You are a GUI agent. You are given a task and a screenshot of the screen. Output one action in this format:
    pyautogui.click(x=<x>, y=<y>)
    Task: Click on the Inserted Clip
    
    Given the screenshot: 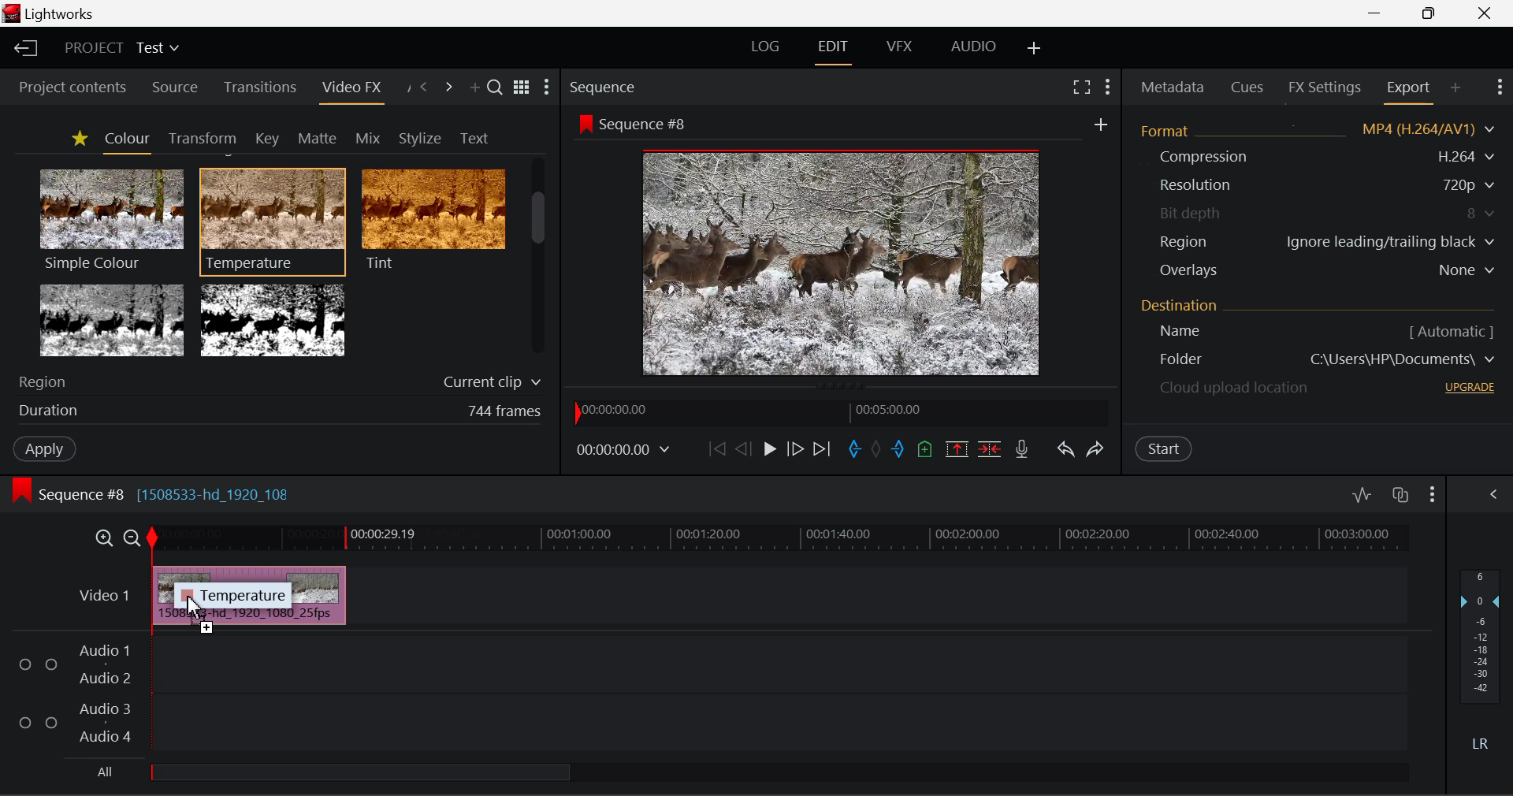 What is the action you would take?
    pyautogui.click(x=249, y=597)
    